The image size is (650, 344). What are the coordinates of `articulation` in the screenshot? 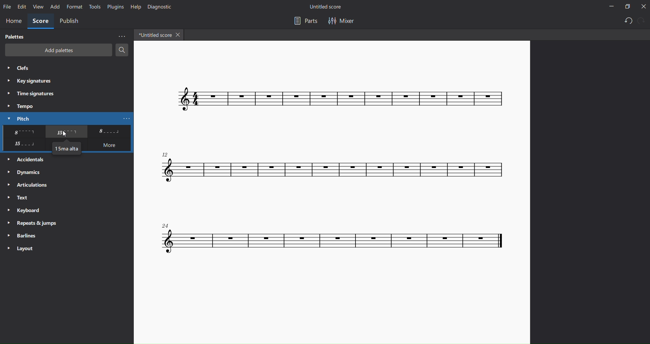 It's located at (30, 185).